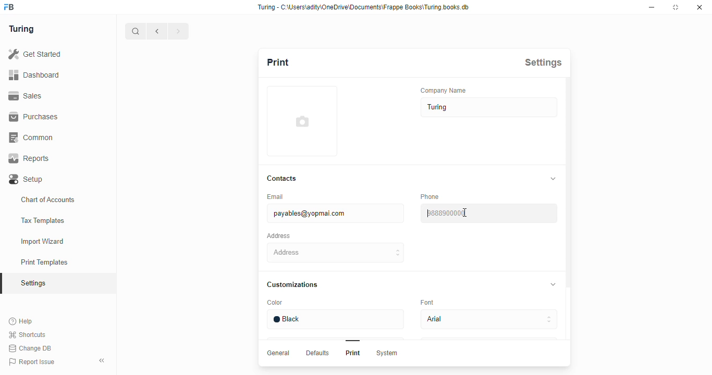  Describe the element at coordinates (333, 253) in the screenshot. I see `Address` at that location.